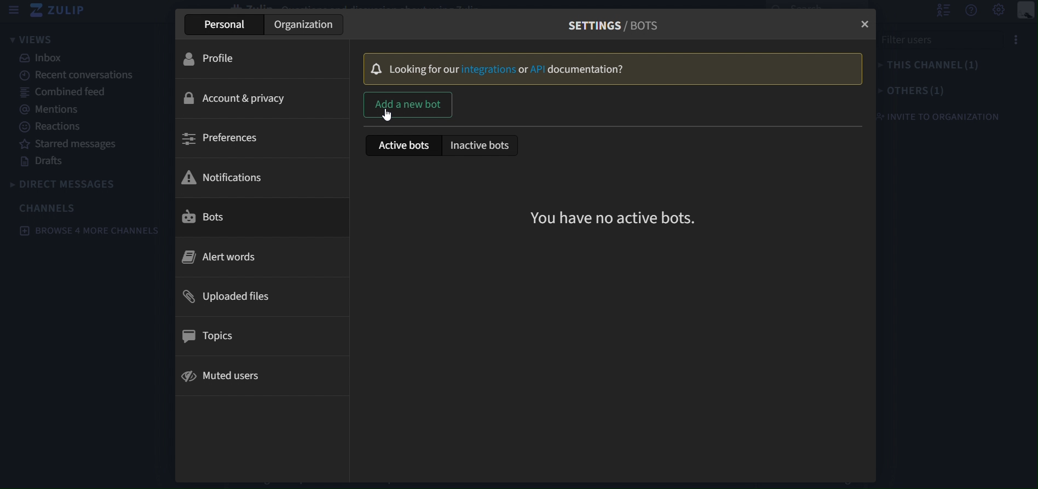  What do you see at coordinates (256, 295) in the screenshot?
I see `uploaded files` at bounding box center [256, 295].